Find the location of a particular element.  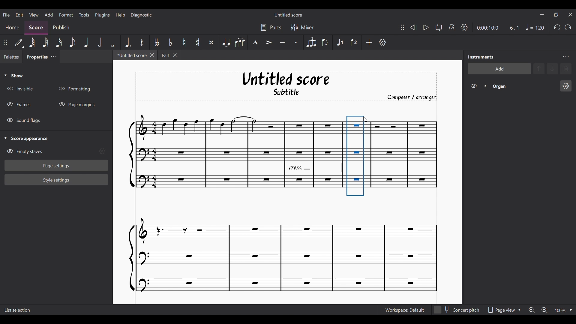

Whole note is located at coordinates (113, 43).